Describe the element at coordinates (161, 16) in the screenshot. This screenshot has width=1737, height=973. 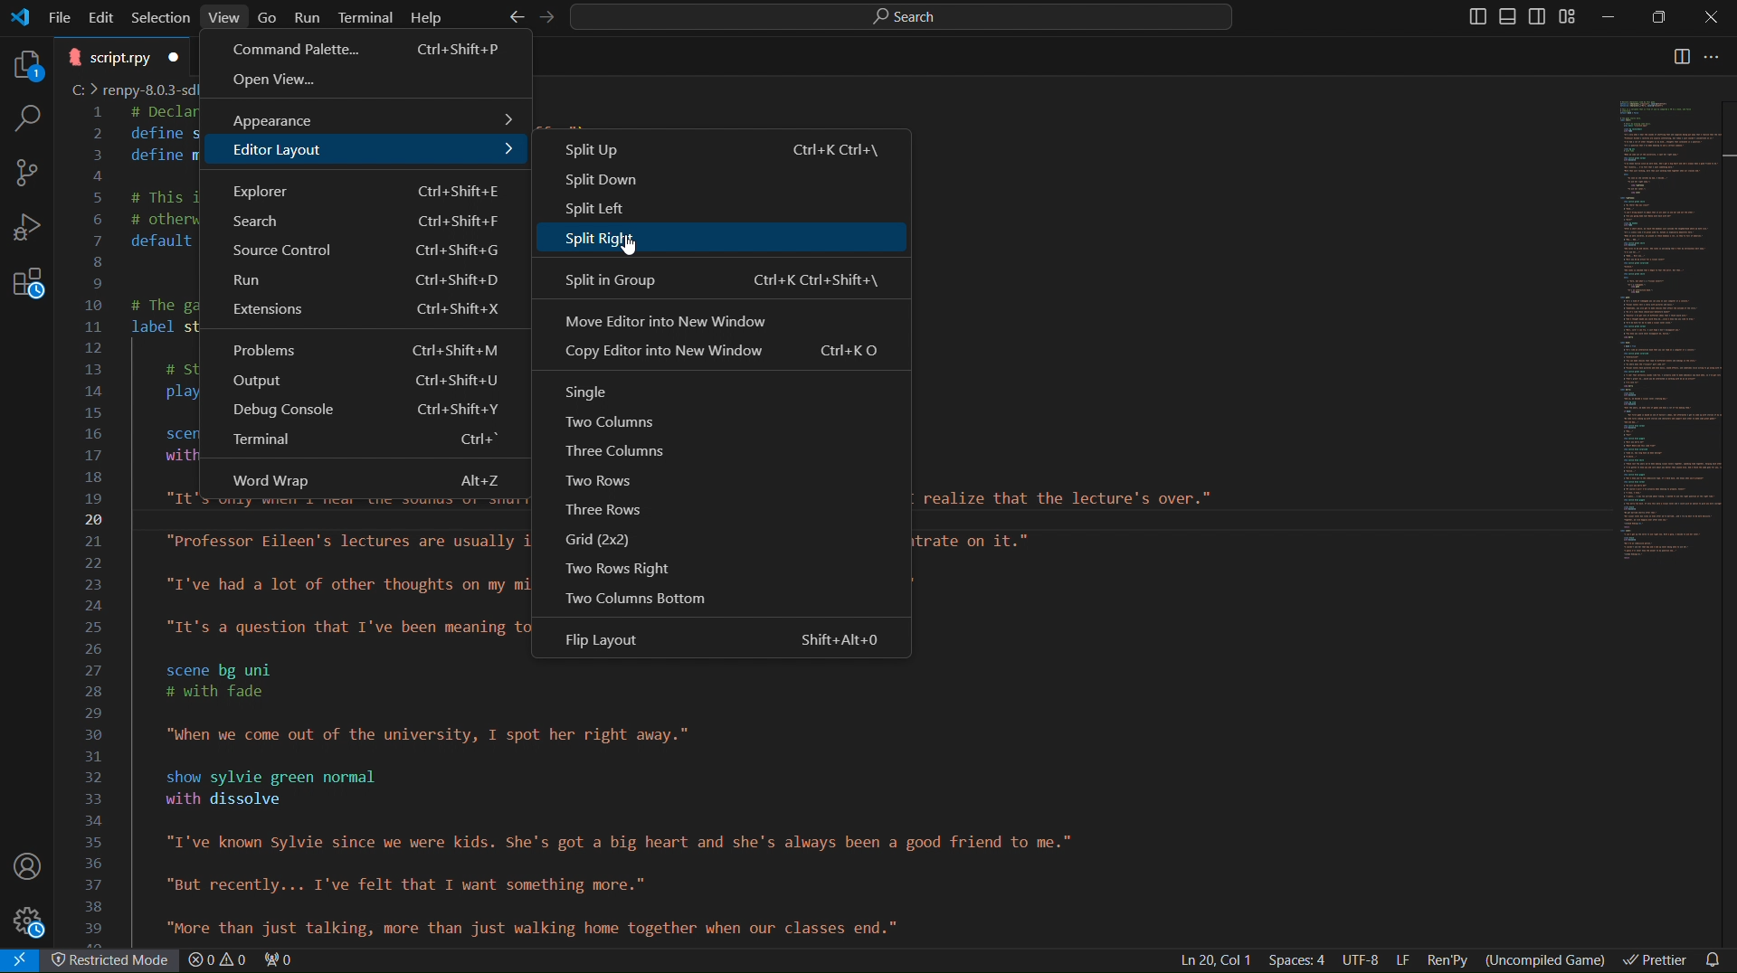
I see `Selection` at that location.